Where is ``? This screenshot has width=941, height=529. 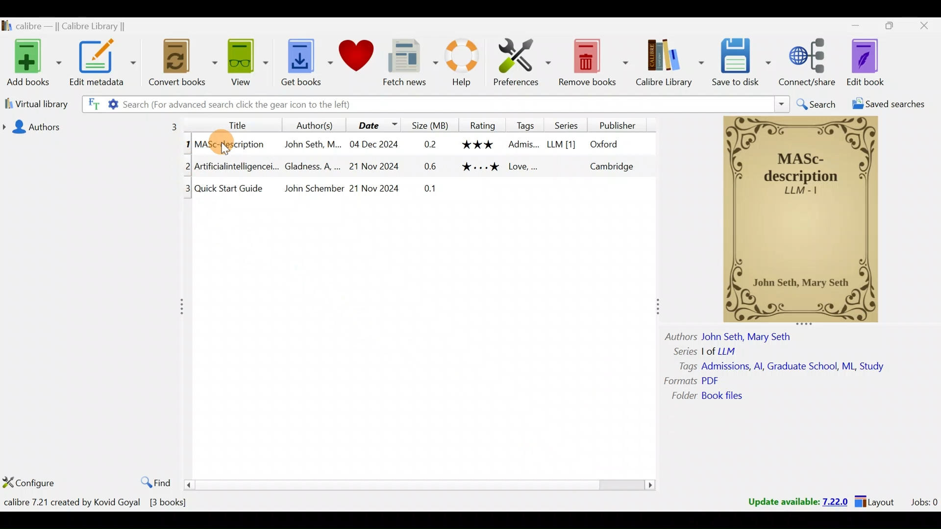  is located at coordinates (564, 145).